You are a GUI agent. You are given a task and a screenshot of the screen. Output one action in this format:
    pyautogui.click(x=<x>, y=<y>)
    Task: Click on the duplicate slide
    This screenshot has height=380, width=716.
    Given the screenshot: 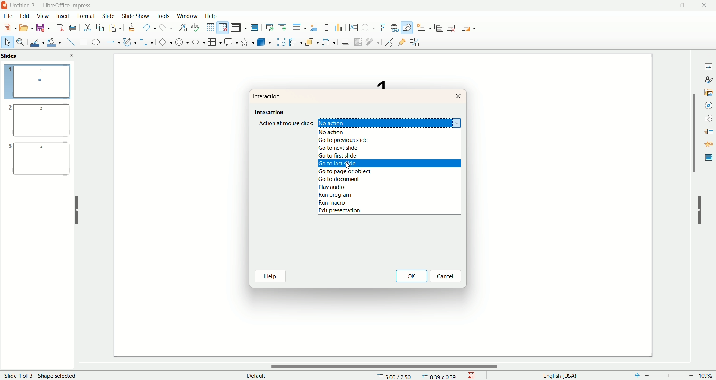 What is the action you would take?
    pyautogui.click(x=440, y=26)
    